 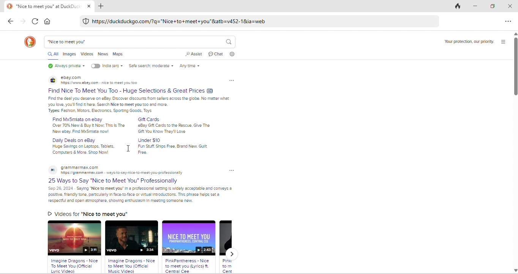 I want to click on text, so click(x=150, y=140).